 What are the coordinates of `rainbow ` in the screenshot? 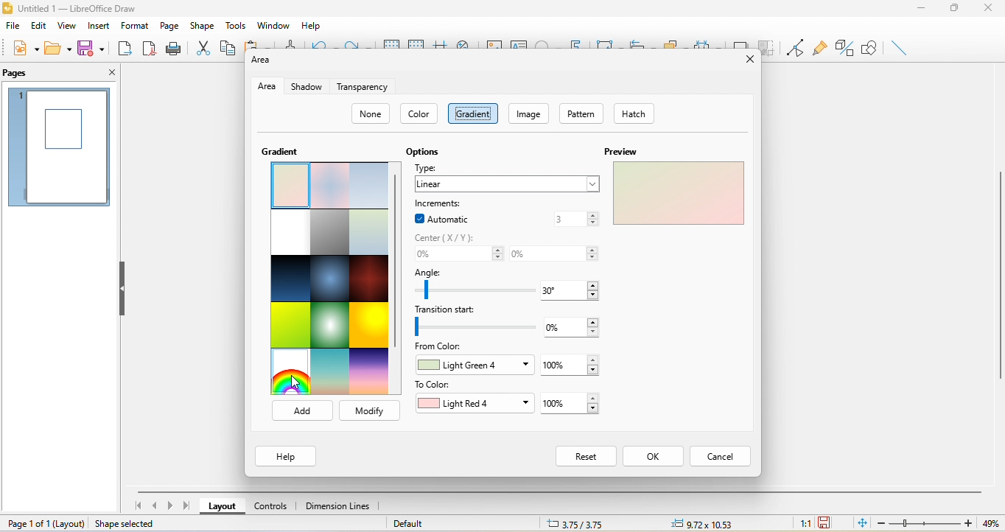 It's located at (293, 374).